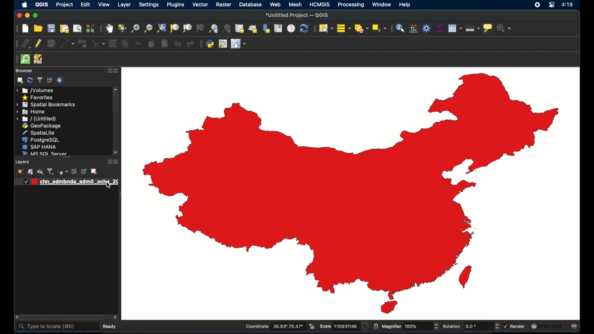 The height and width of the screenshot is (334, 594). Describe the element at coordinates (41, 126) in the screenshot. I see `geopackage` at that location.